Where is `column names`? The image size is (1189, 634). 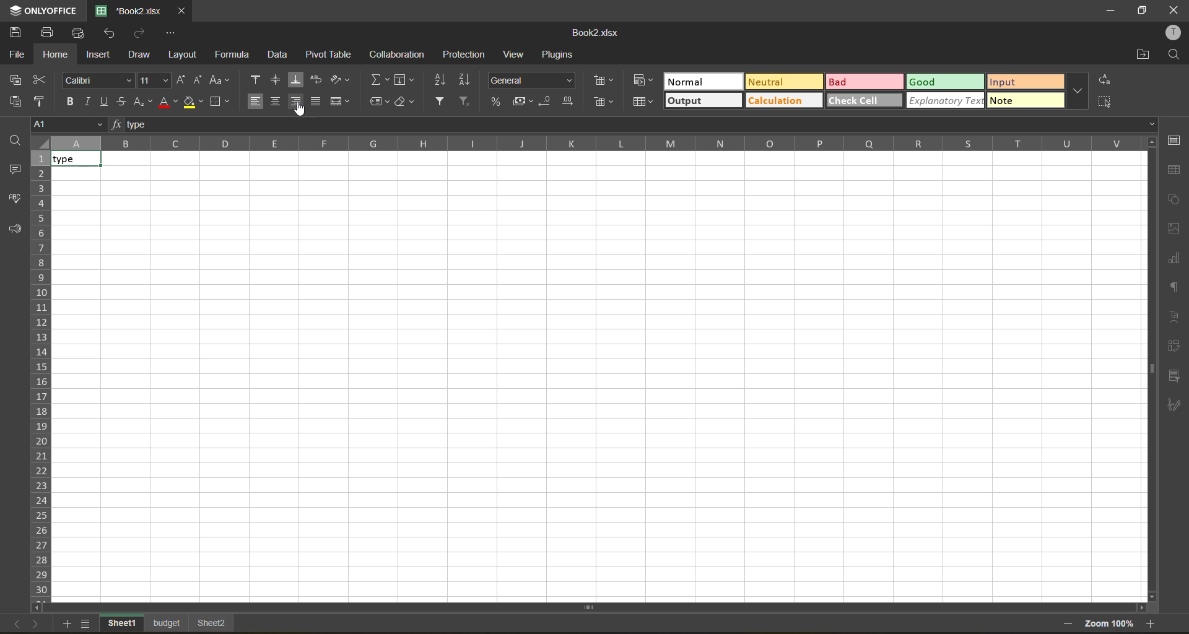 column names is located at coordinates (597, 143).